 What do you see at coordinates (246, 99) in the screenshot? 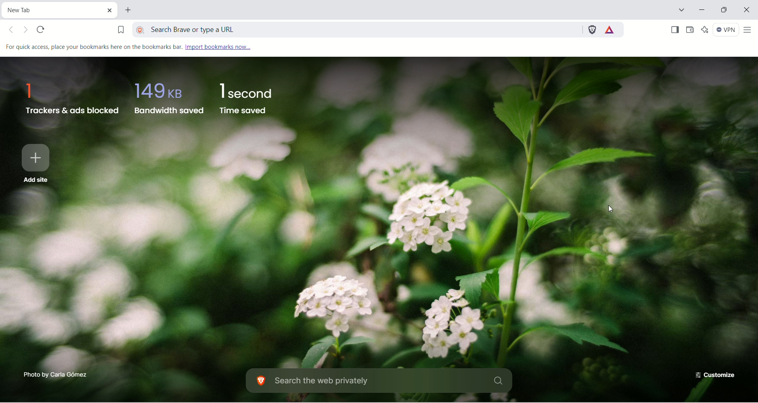
I see `1 second time saved` at bounding box center [246, 99].